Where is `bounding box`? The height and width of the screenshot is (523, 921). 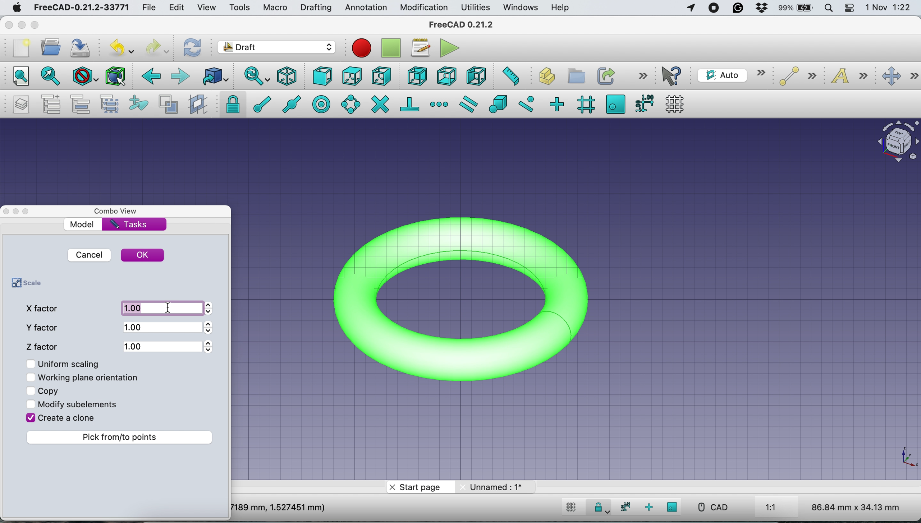
bounding box is located at coordinates (116, 77).